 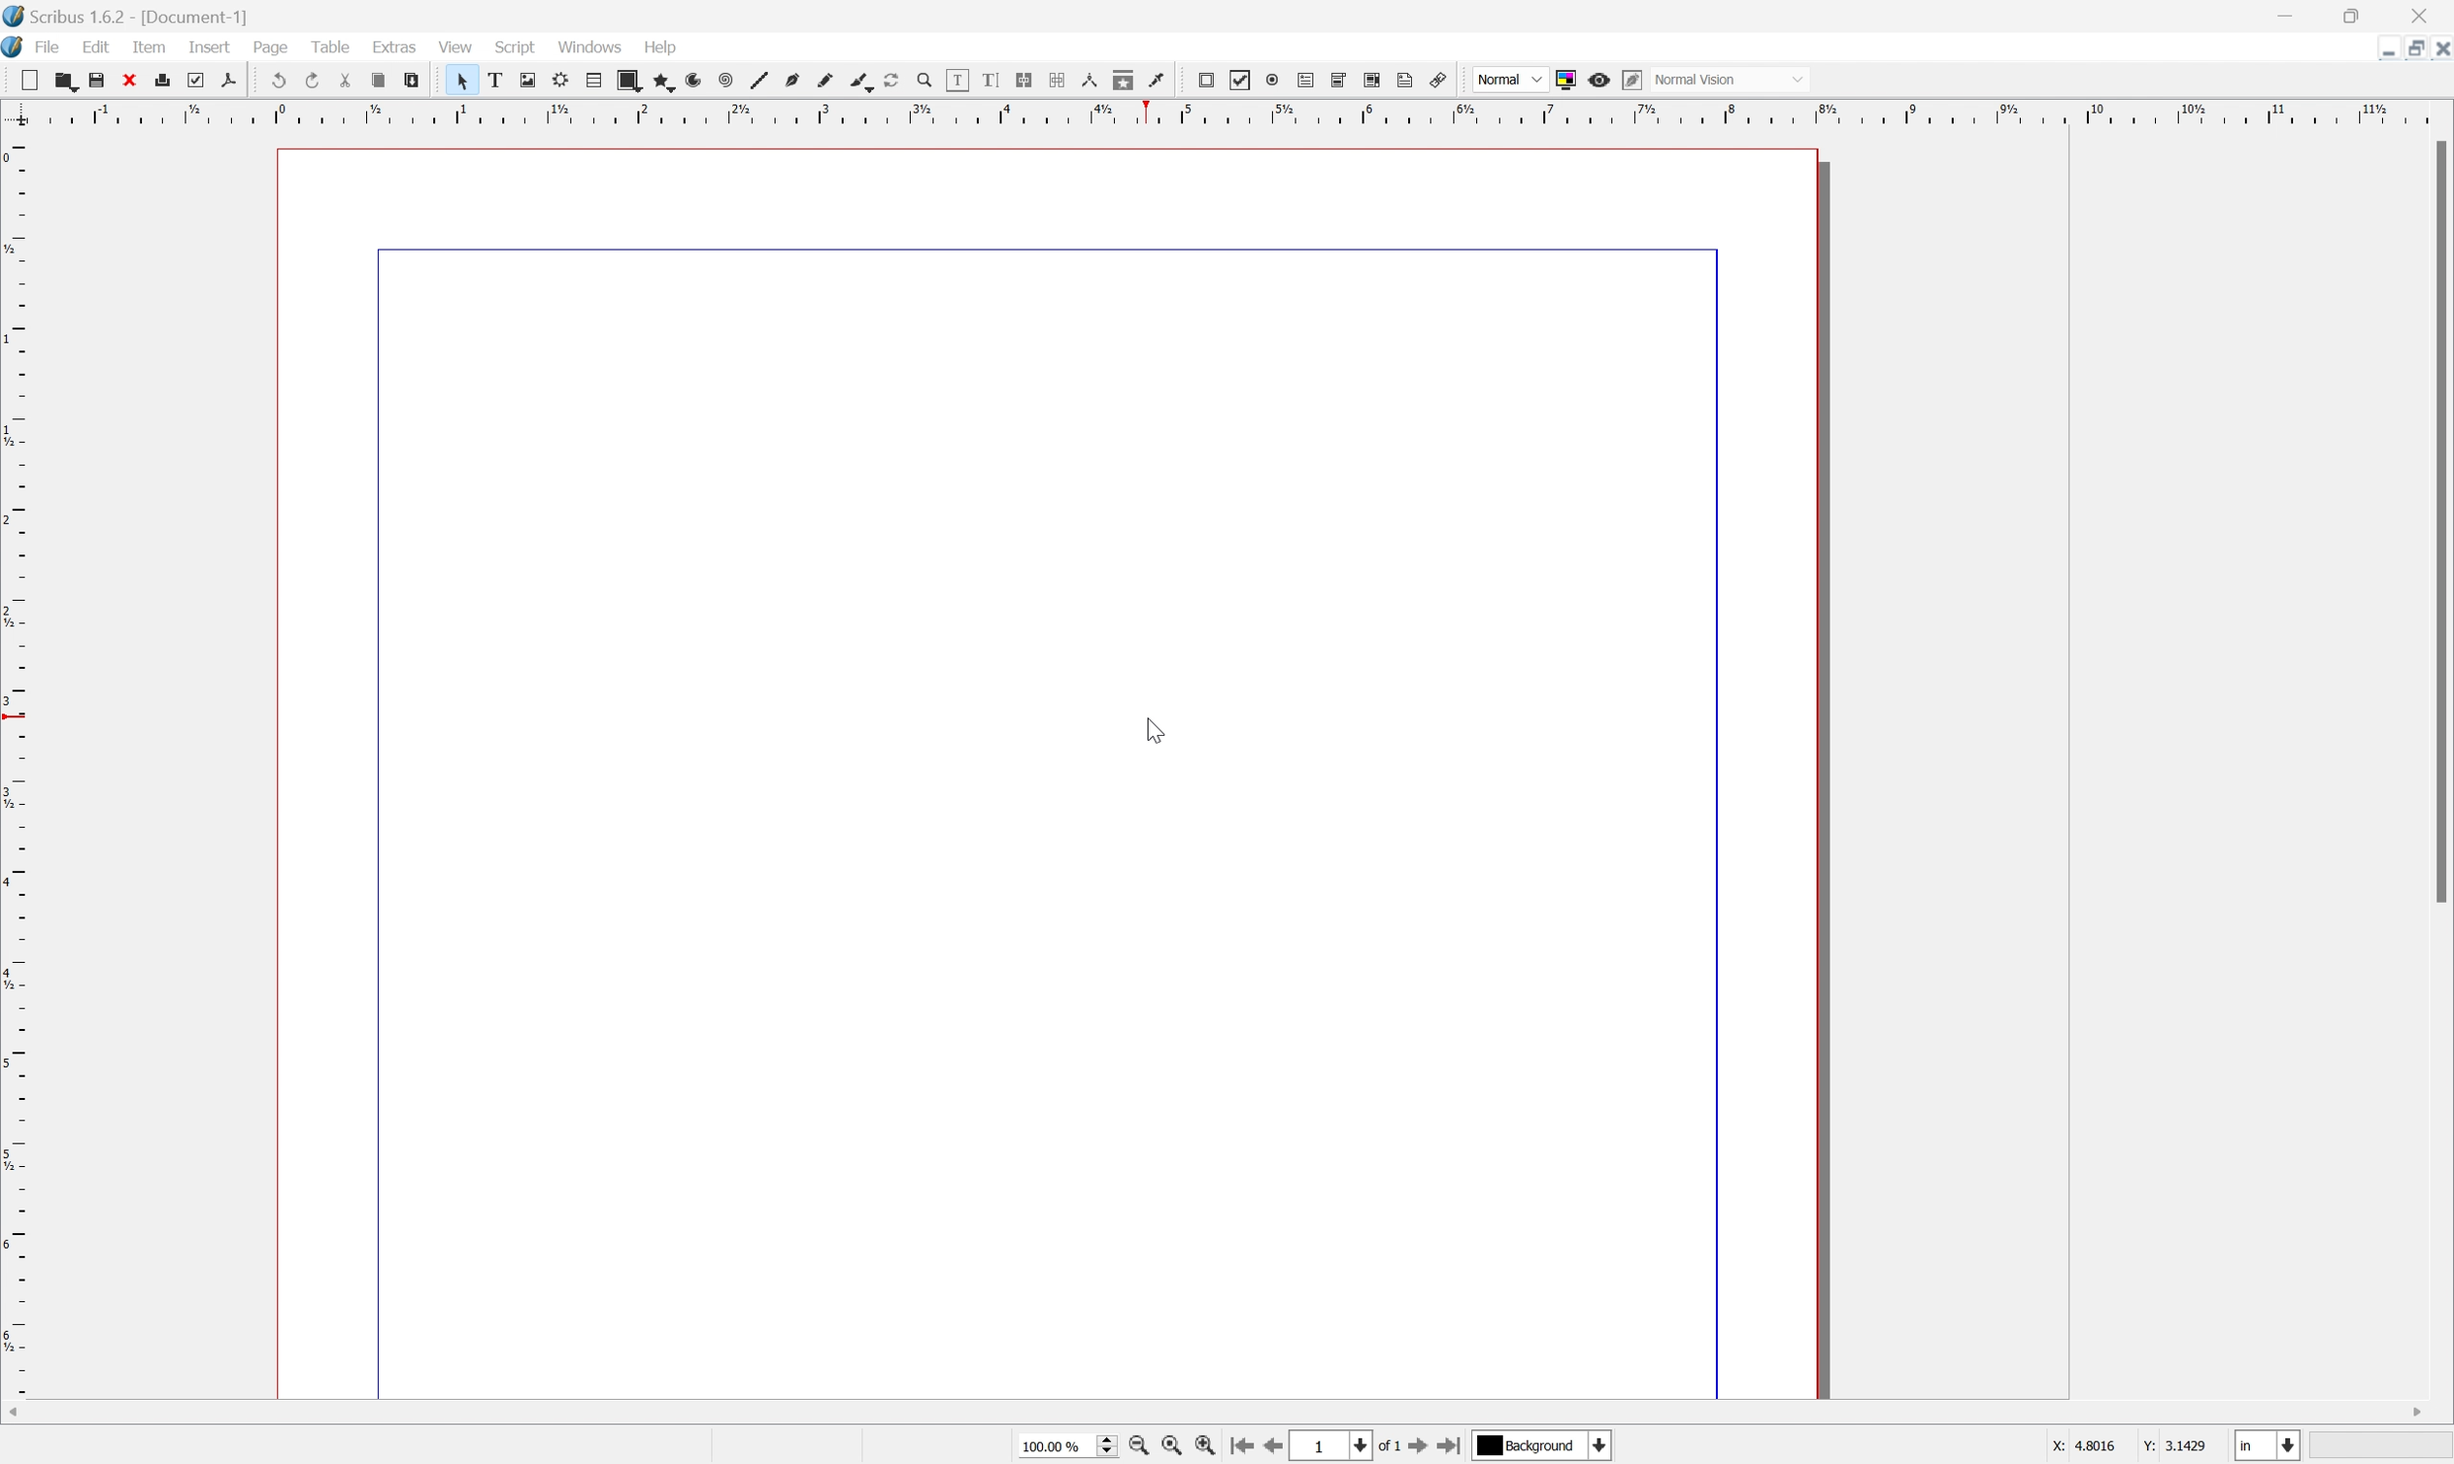 What do you see at coordinates (630, 82) in the screenshot?
I see `shape` at bounding box center [630, 82].